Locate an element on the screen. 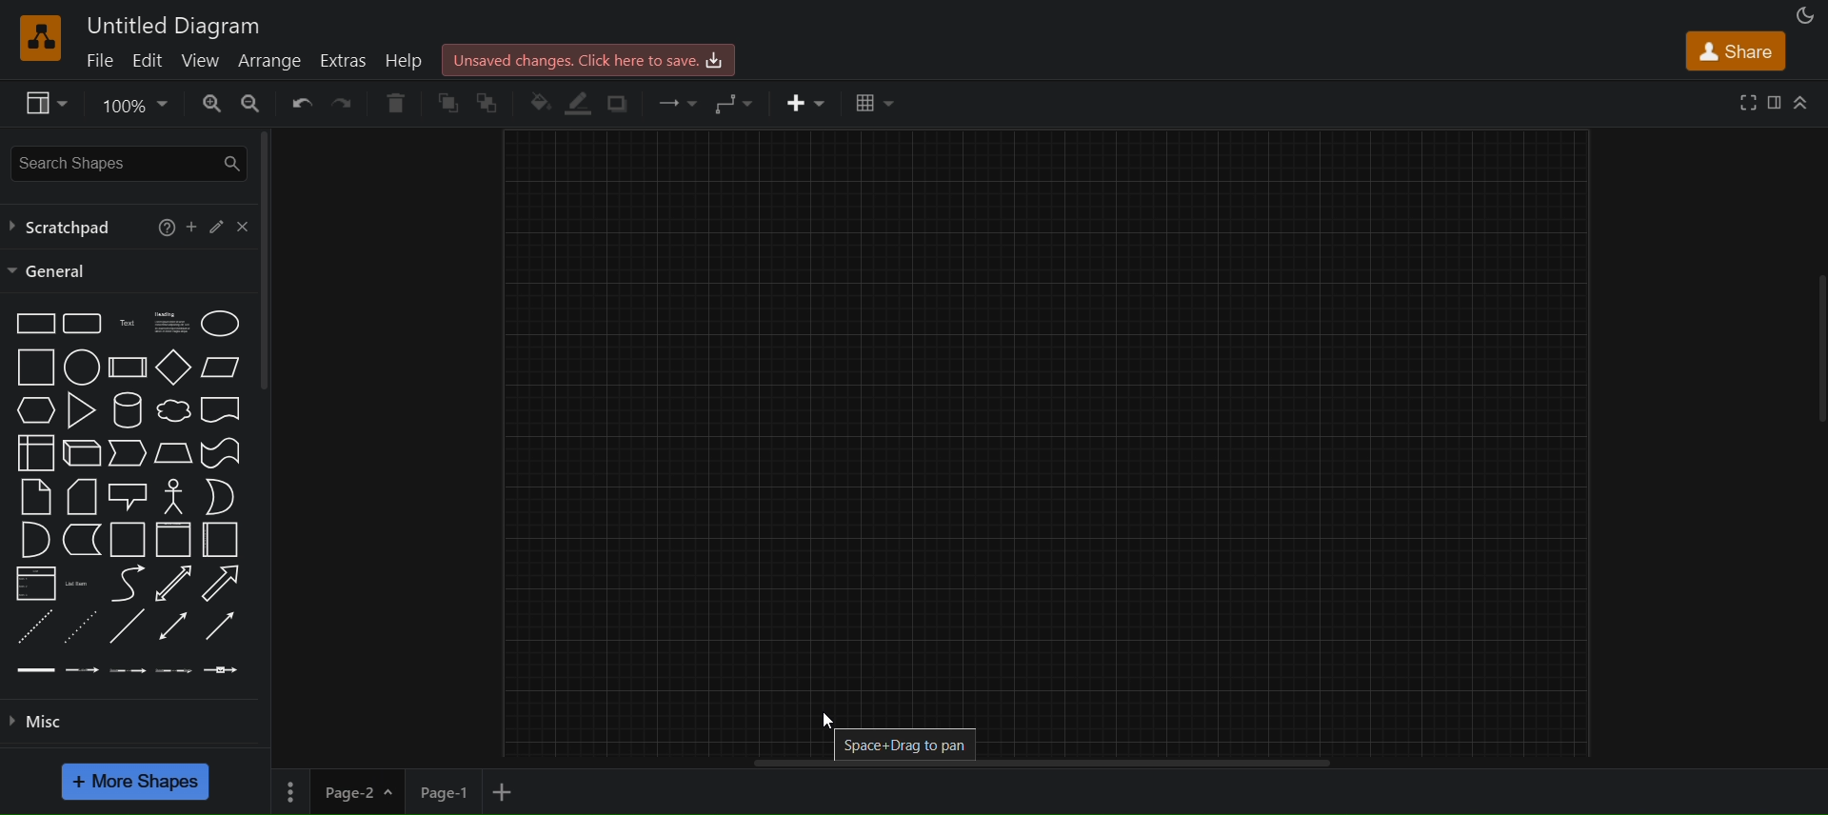  cube is located at coordinates (79, 453).